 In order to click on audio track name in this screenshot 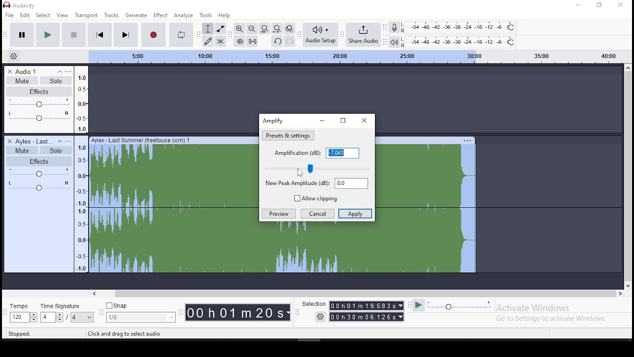, I will do `click(34, 141)`.